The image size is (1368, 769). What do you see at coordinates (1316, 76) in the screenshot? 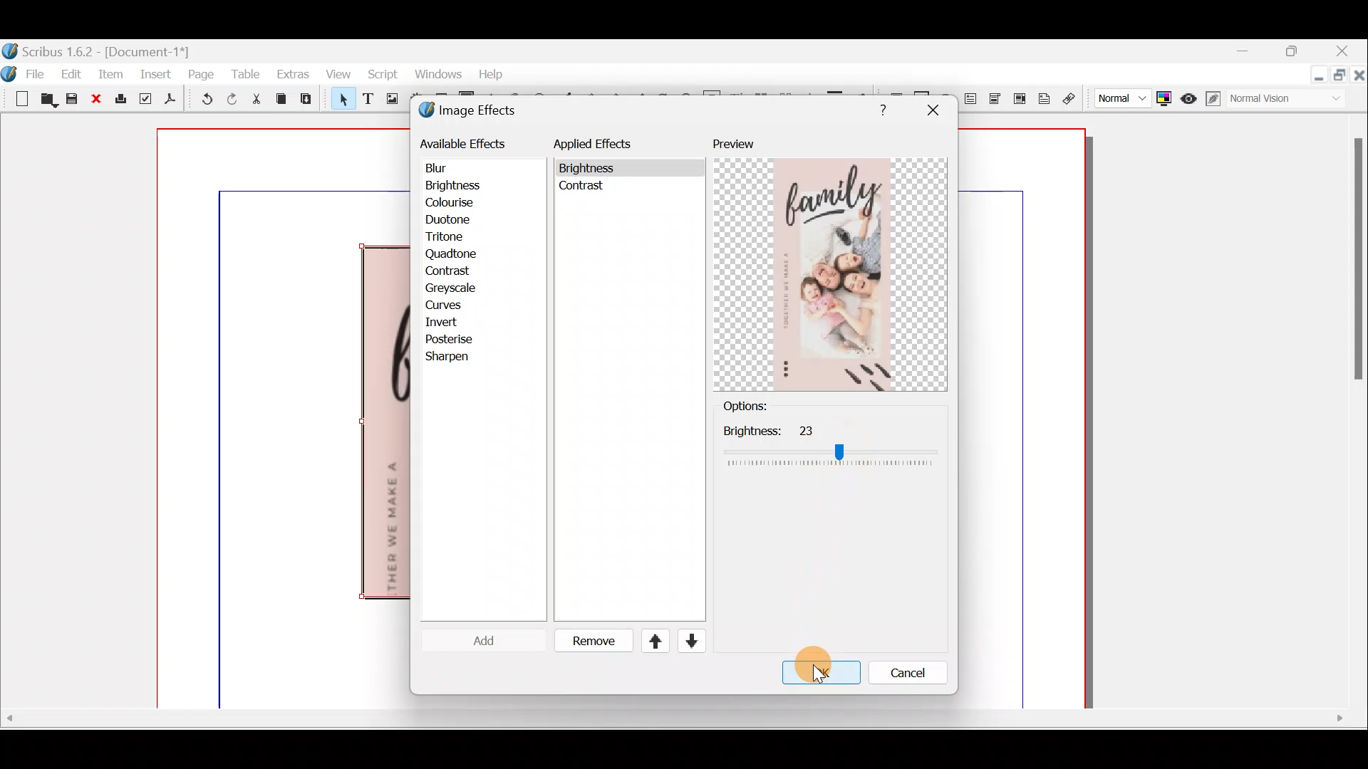
I see `Minimise` at bounding box center [1316, 76].